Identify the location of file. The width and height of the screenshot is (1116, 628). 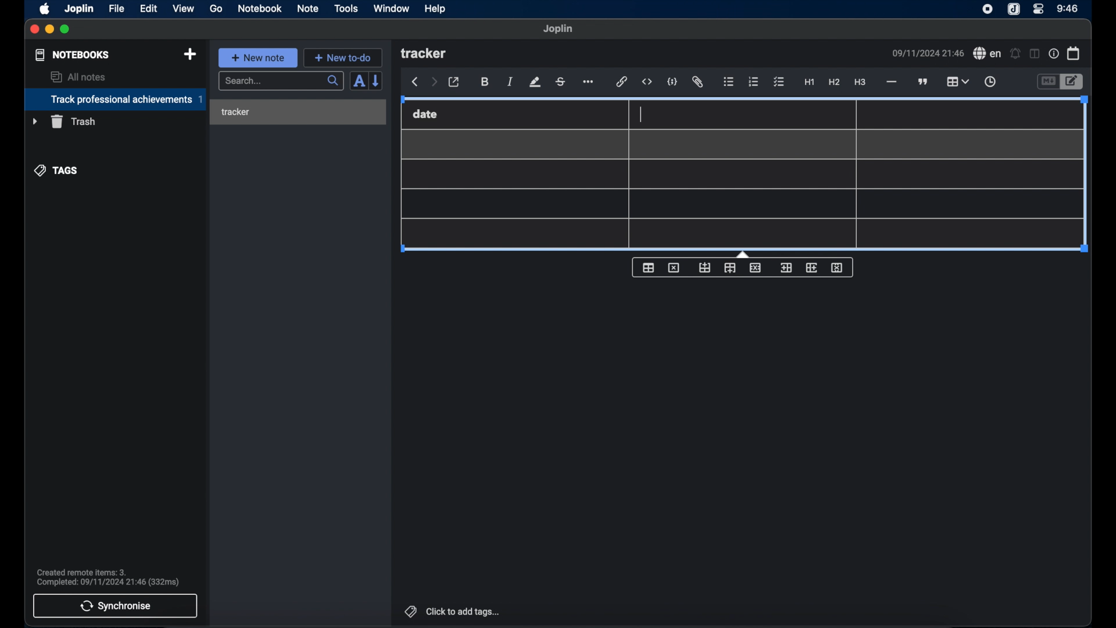
(116, 8).